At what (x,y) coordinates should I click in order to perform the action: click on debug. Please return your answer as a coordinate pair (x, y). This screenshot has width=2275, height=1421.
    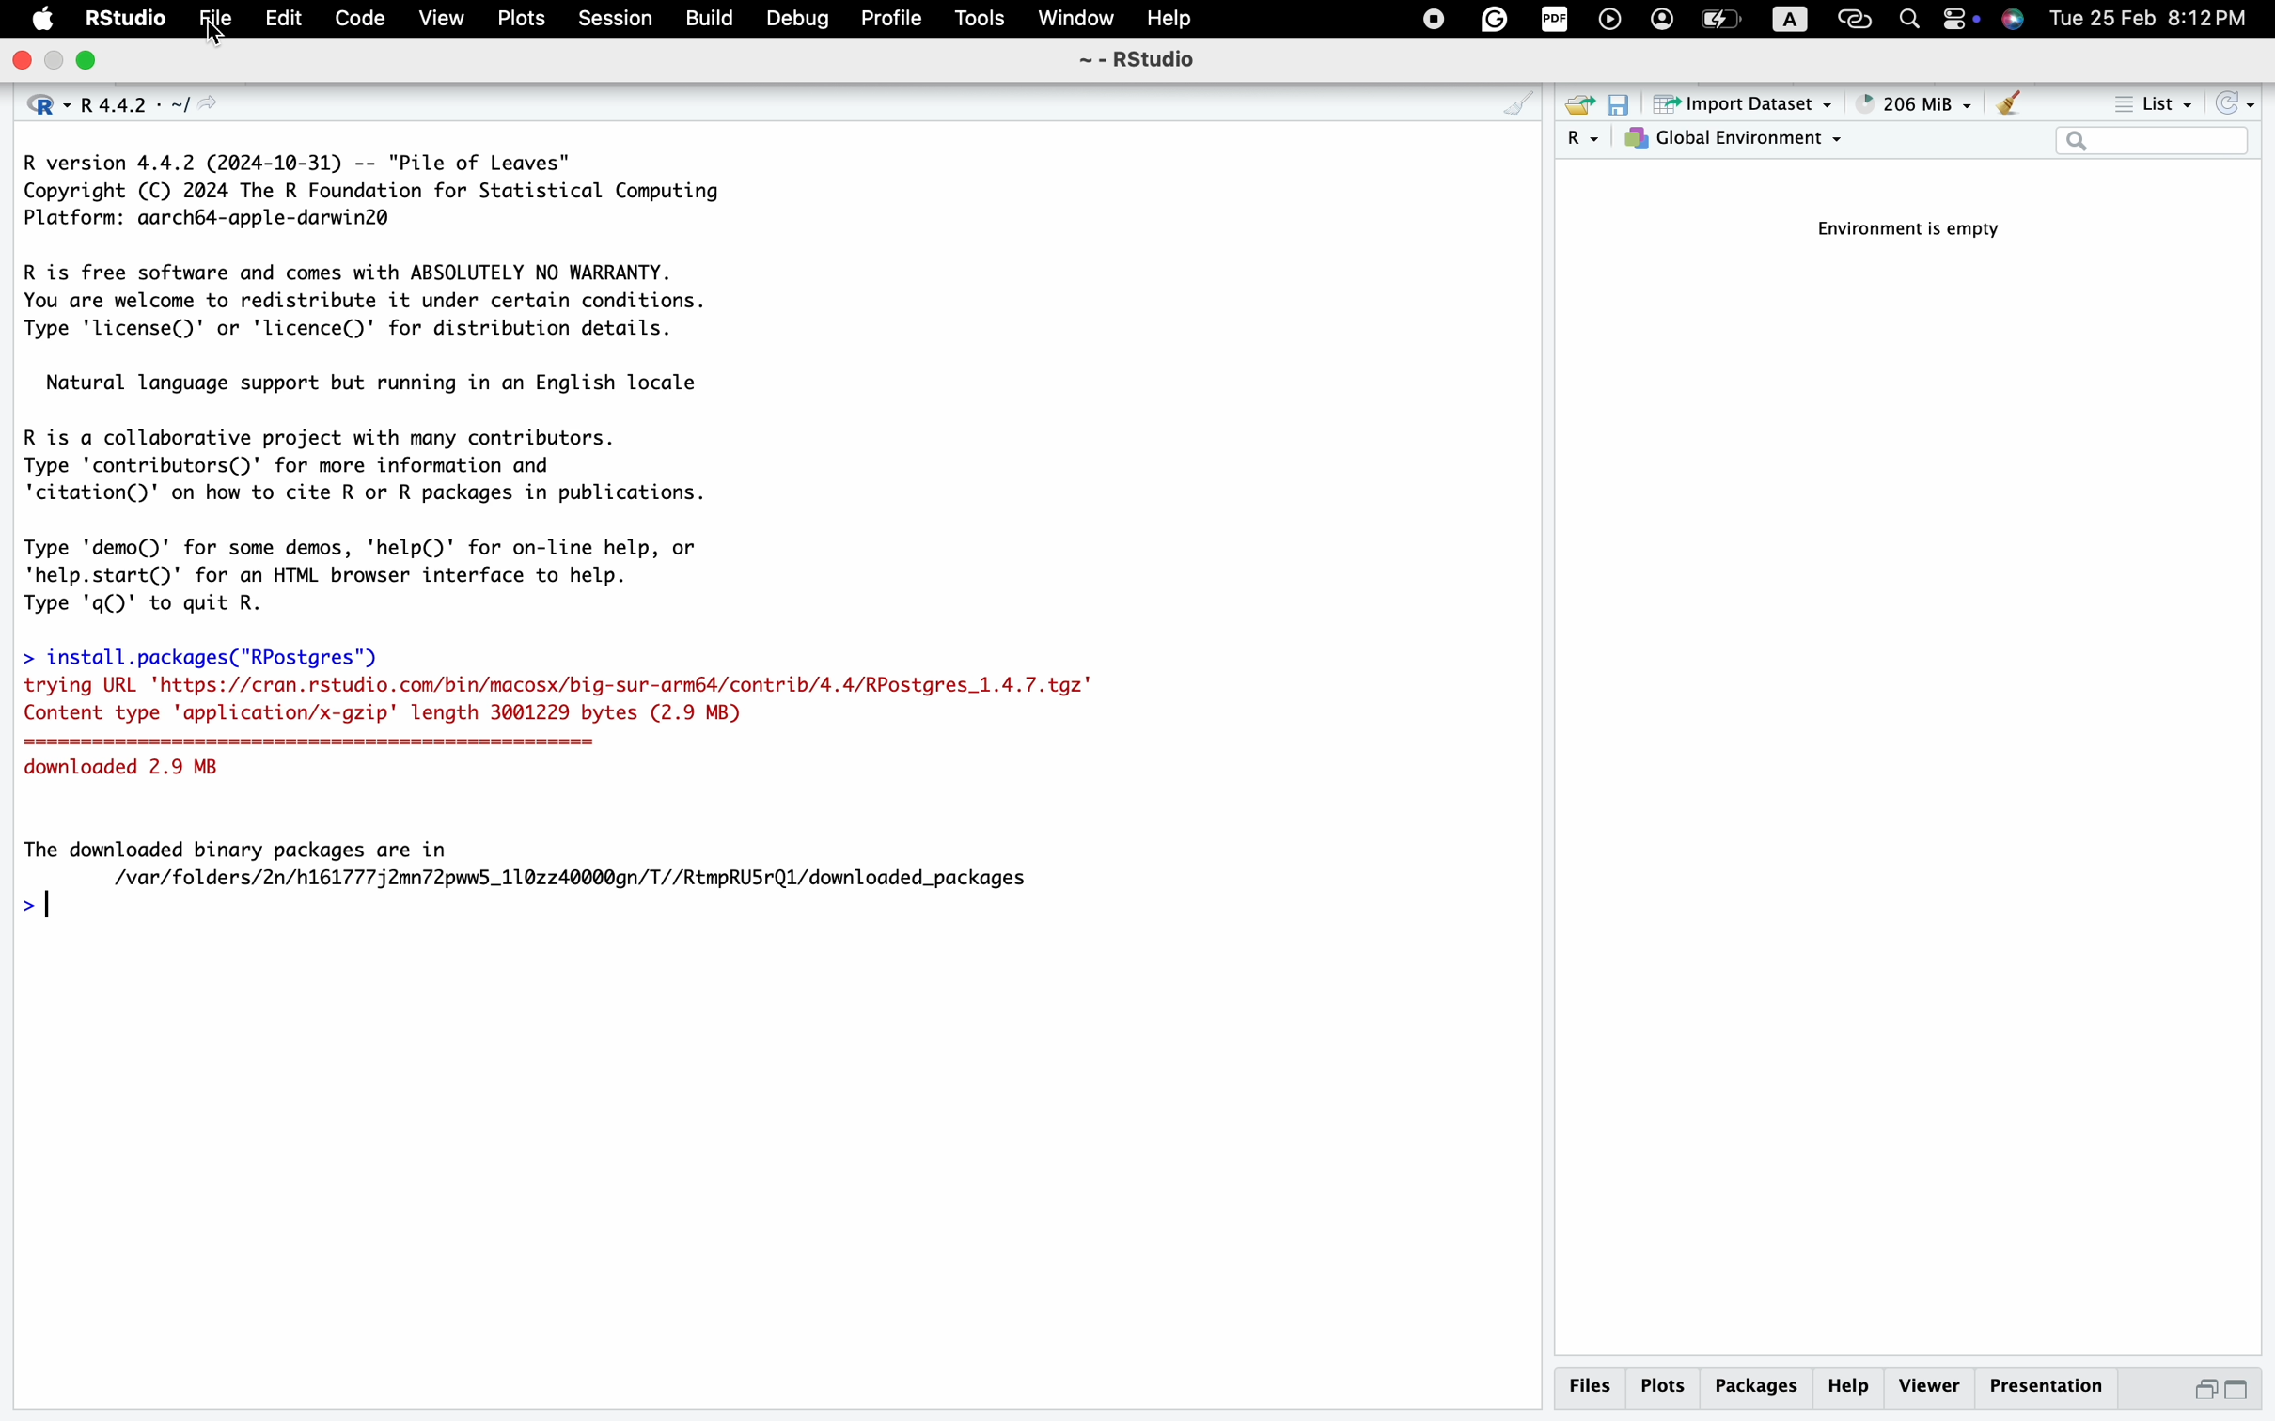
    Looking at the image, I should click on (795, 18).